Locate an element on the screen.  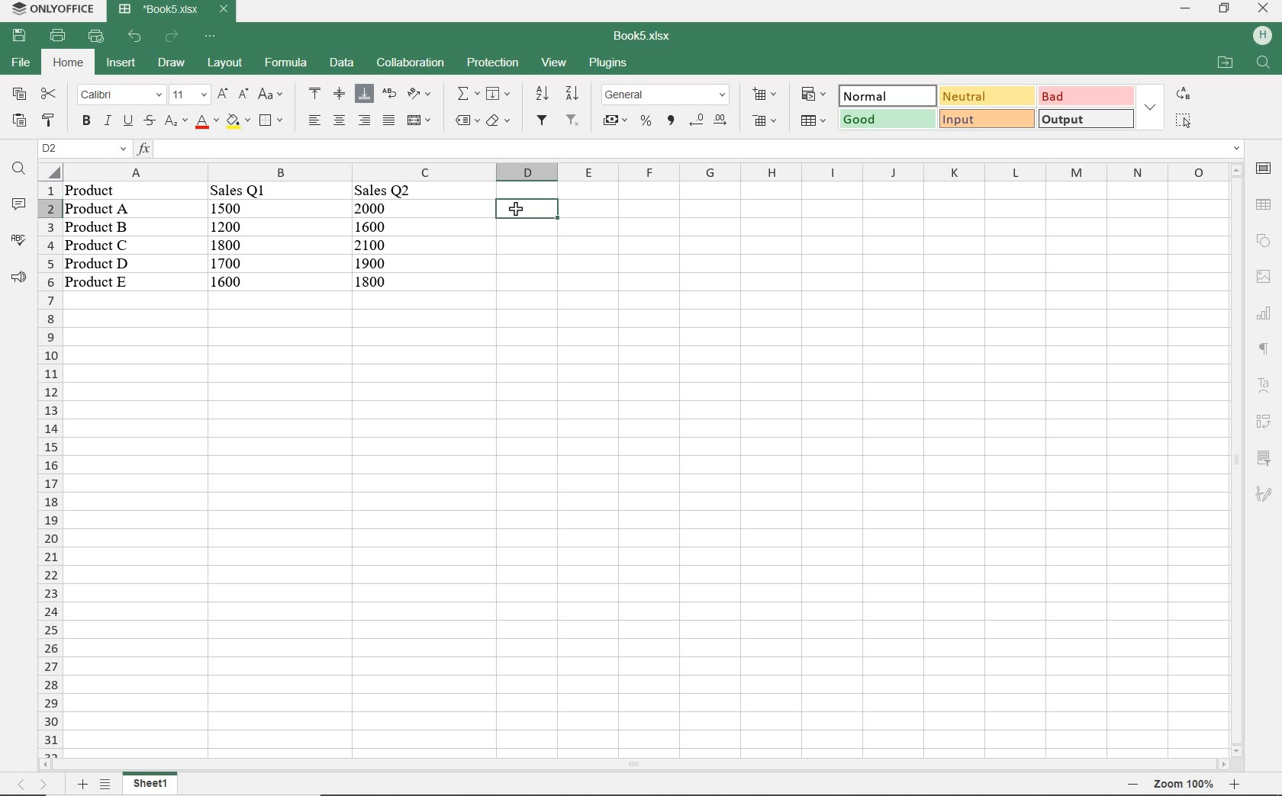
input is located at coordinates (987, 119).